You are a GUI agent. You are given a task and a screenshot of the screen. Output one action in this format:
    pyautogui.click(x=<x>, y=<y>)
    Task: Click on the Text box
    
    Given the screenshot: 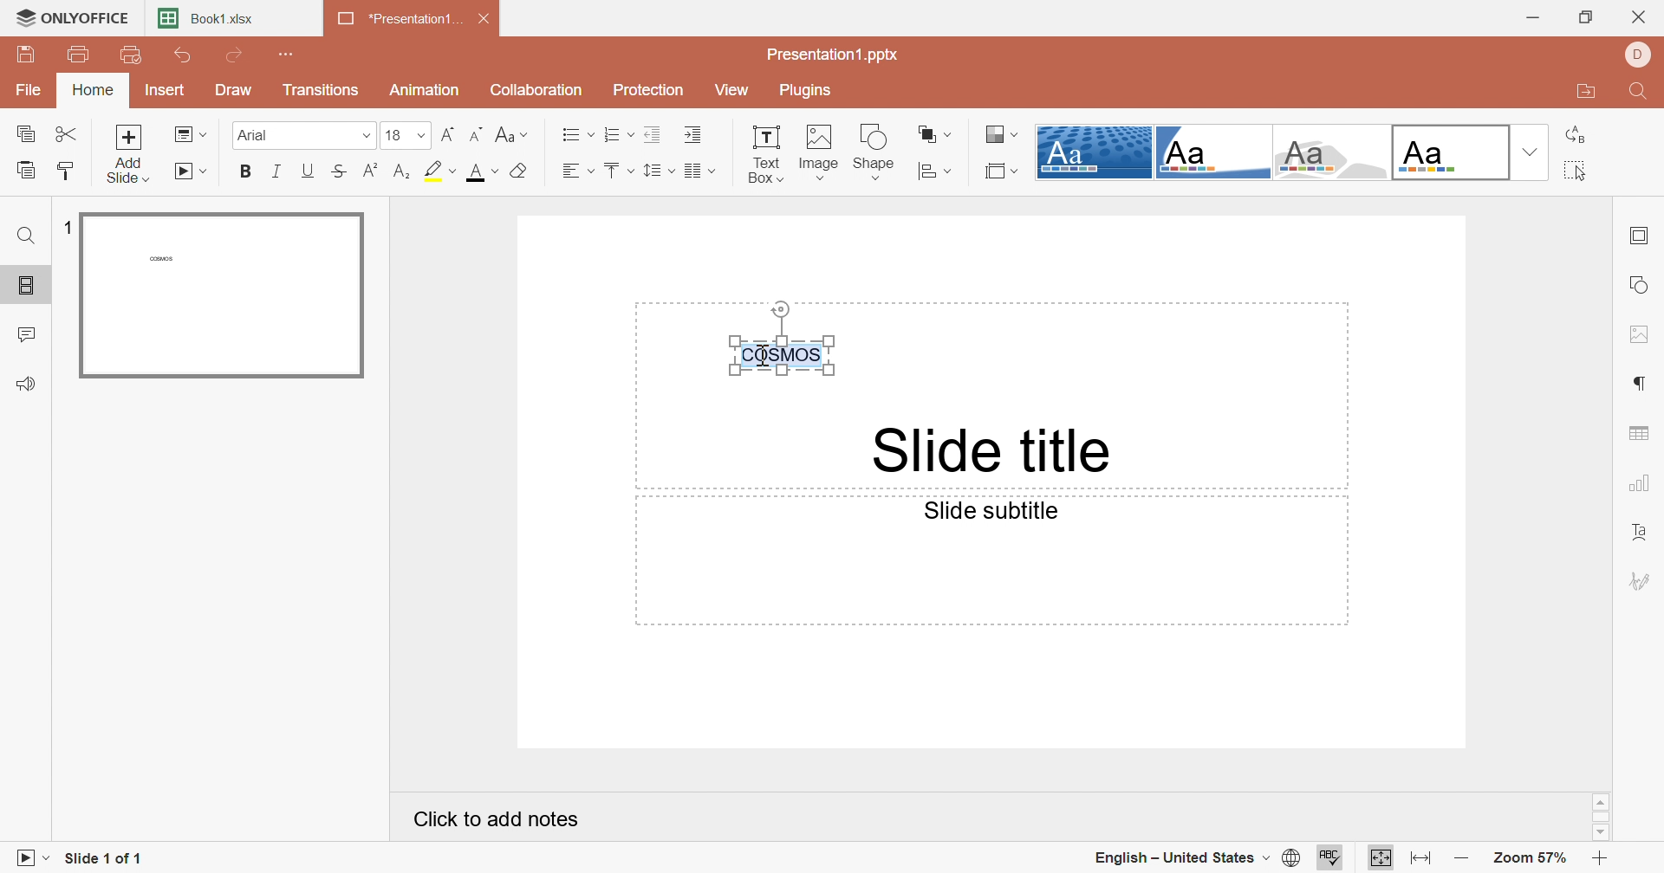 What is the action you would take?
    pyautogui.click(x=765, y=152)
    